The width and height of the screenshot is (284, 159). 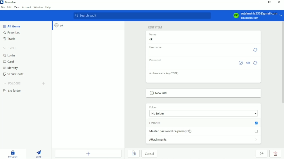 What do you see at coordinates (44, 84) in the screenshot?
I see `Create folder` at bounding box center [44, 84].